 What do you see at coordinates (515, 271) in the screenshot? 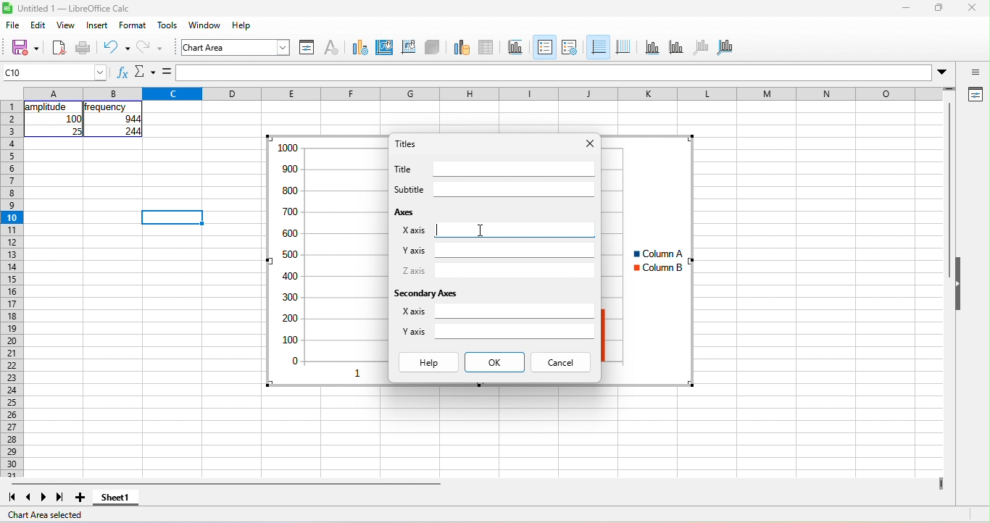
I see `Input for z axis` at bounding box center [515, 271].